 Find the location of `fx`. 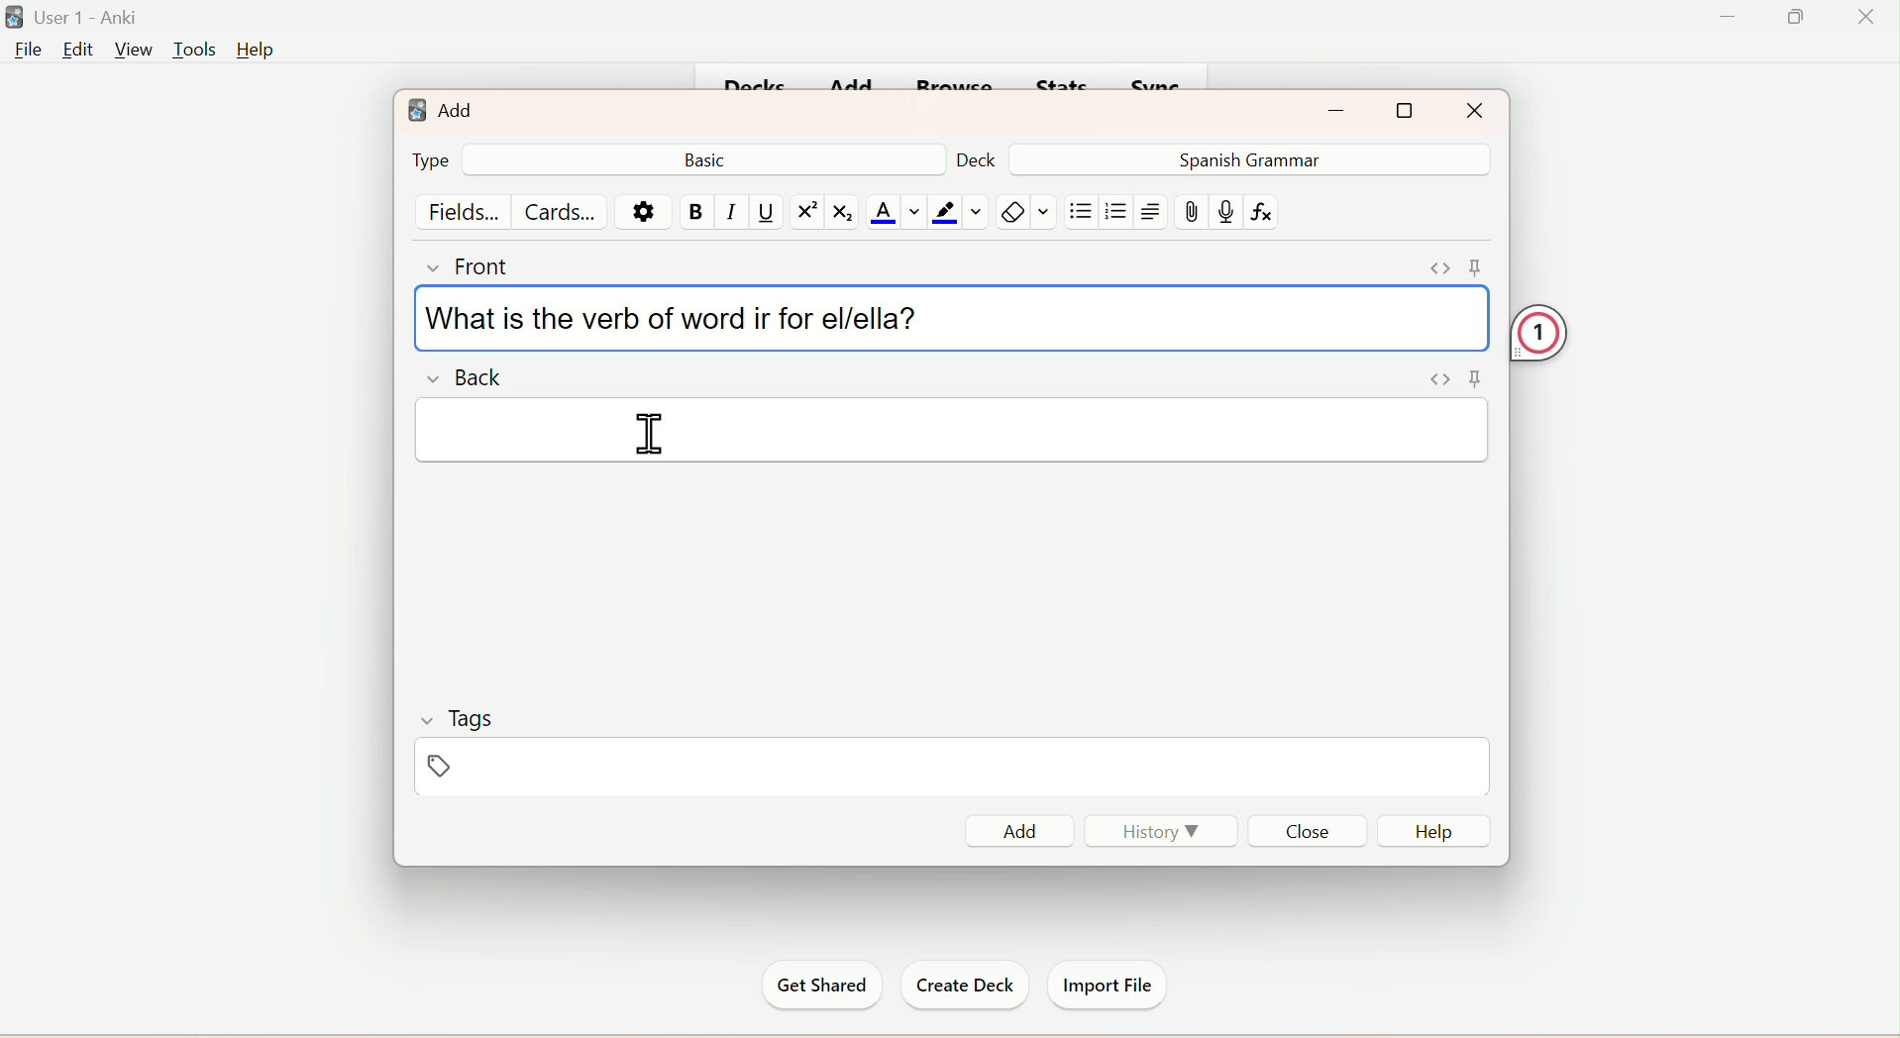

fx is located at coordinates (1269, 213).